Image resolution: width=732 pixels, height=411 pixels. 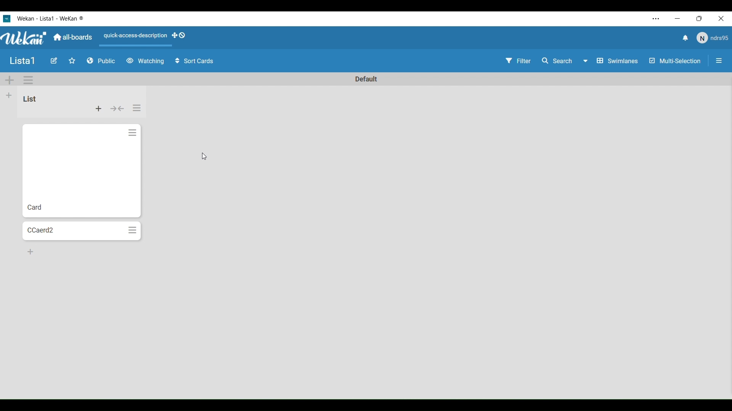 I want to click on Multi Selection, so click(x=674, y=61).